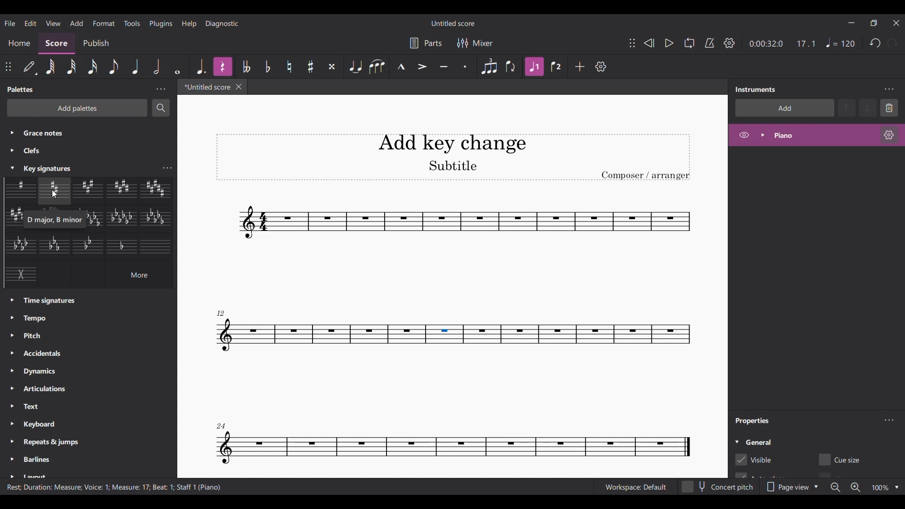 The width and height of the screenshot is (905, 509). Describe the element at coordinates (489, 66) in the screenshot. I see `Tuplet` at that location.